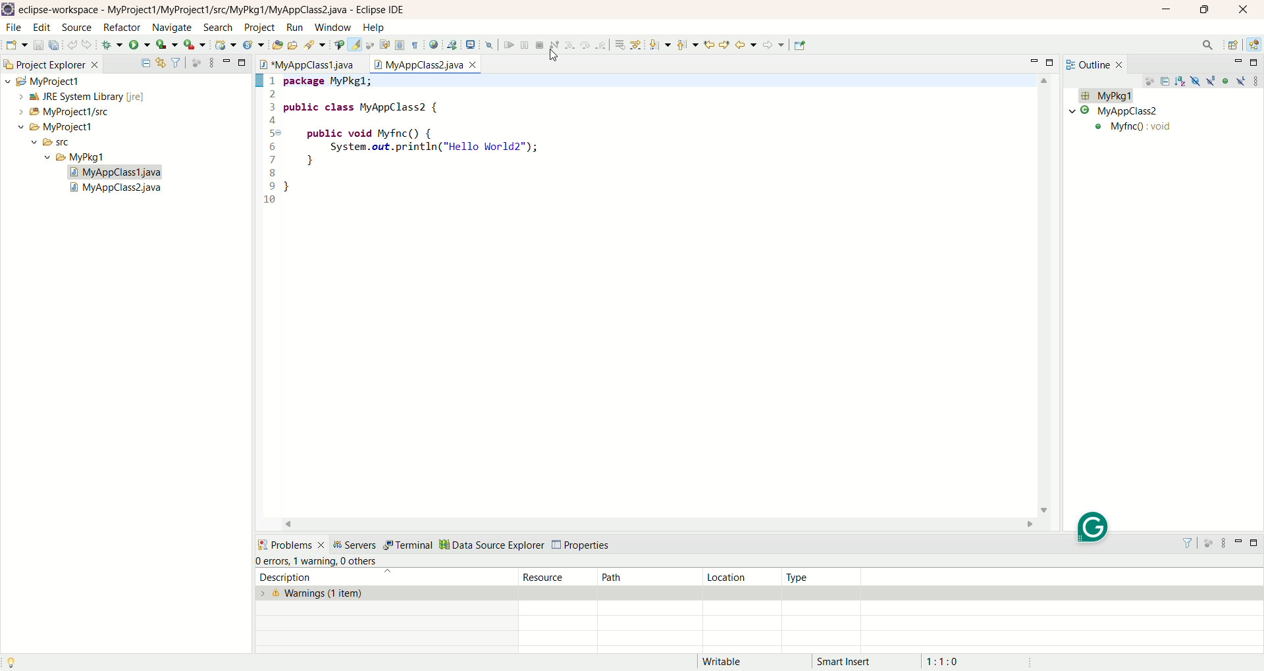 The image size is (1264, 671). Describe the element at coordinates (687, 45) in the screenshot. I see `previous annotation` at that location.